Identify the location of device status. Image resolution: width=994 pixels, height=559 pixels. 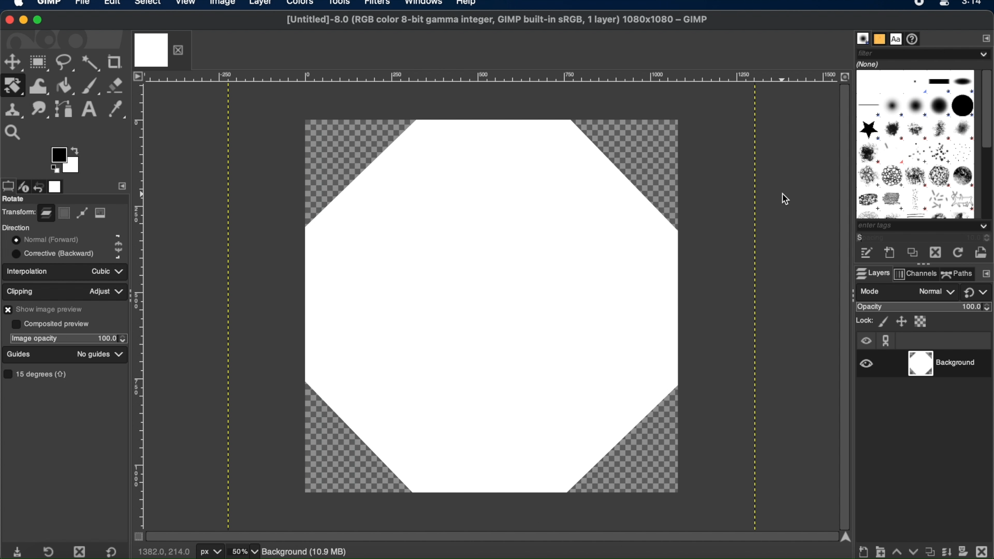
(24, 185).